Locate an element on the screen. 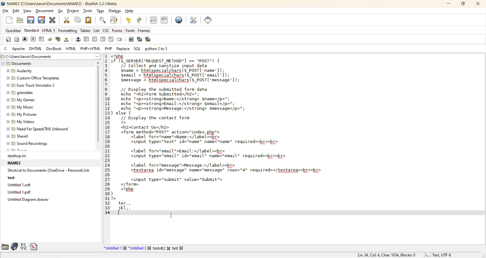  unindent is located at coordinates (154, 21).